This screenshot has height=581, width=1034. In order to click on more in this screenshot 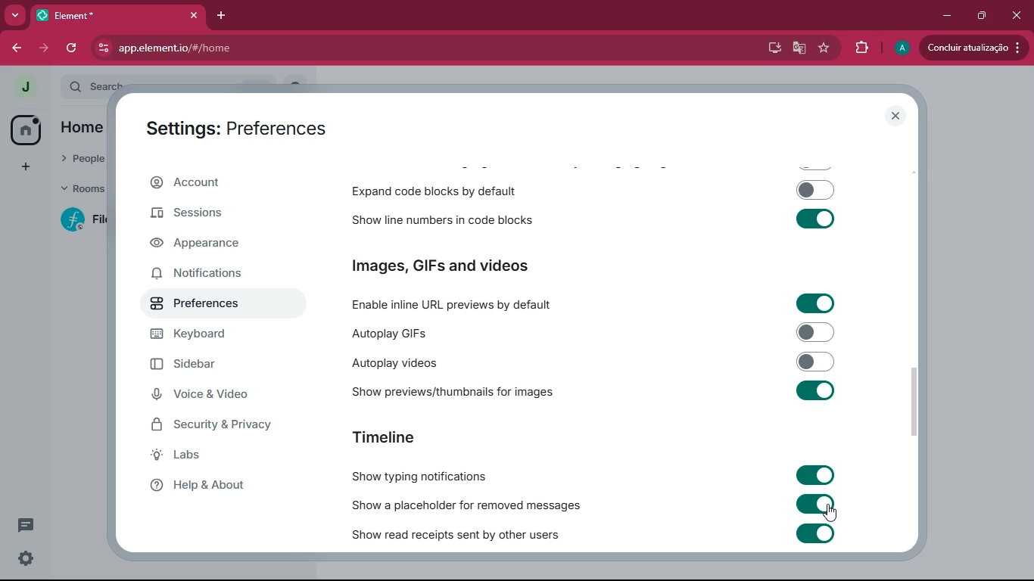, I will do `click(12, 16)`.